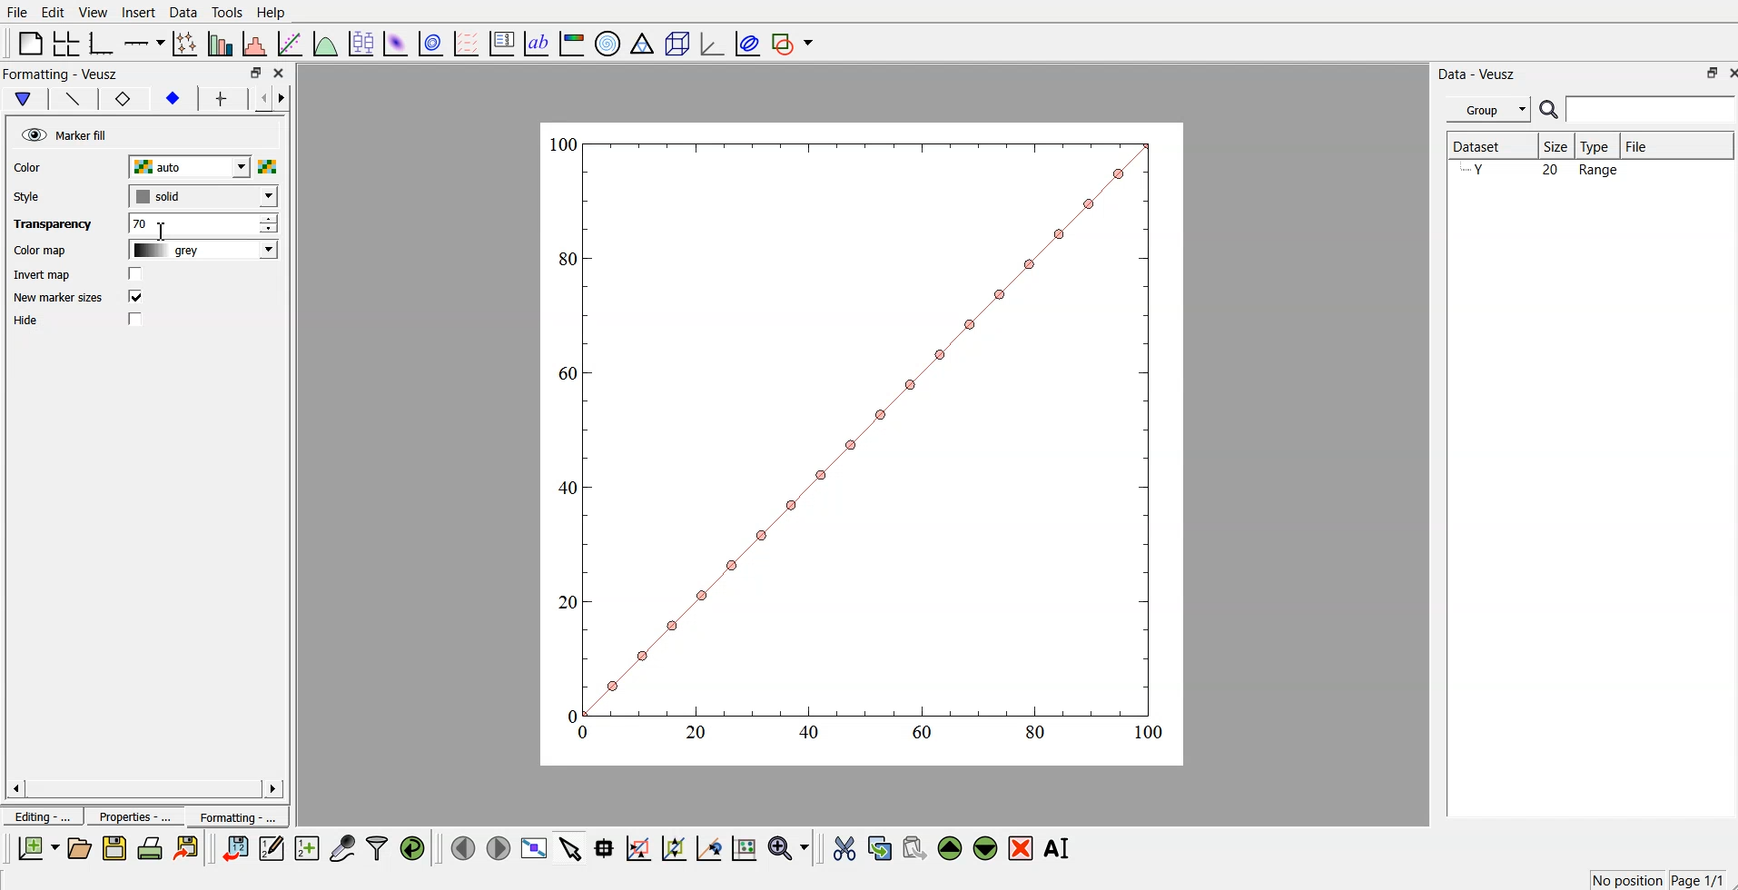 This screenshot has width=1738, height=890. What do you see at coordinates (864, 442) in the screenshot?
I see `page` at bounding box center [864, 442].